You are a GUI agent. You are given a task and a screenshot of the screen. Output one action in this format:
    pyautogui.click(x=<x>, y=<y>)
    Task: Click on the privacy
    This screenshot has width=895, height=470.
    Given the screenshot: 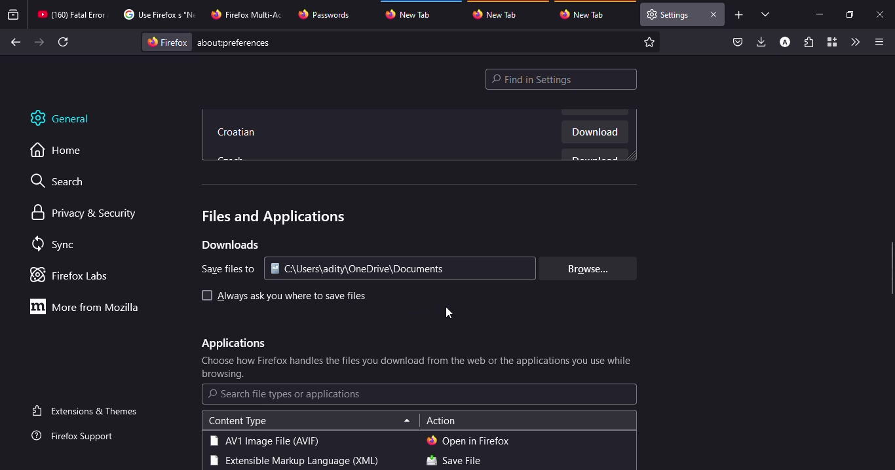 What is the action you would take?
    pyautogui.click(x=86, y=213)
    